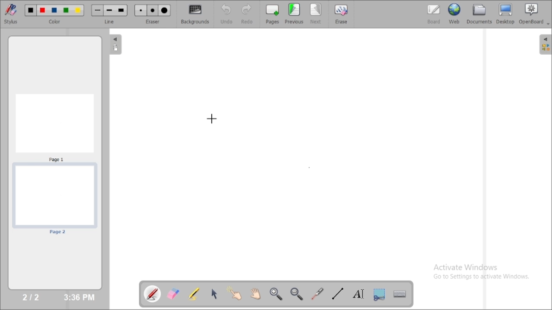 This screenshot has width=552, height=310. I want to click on color, so click(56, 22).